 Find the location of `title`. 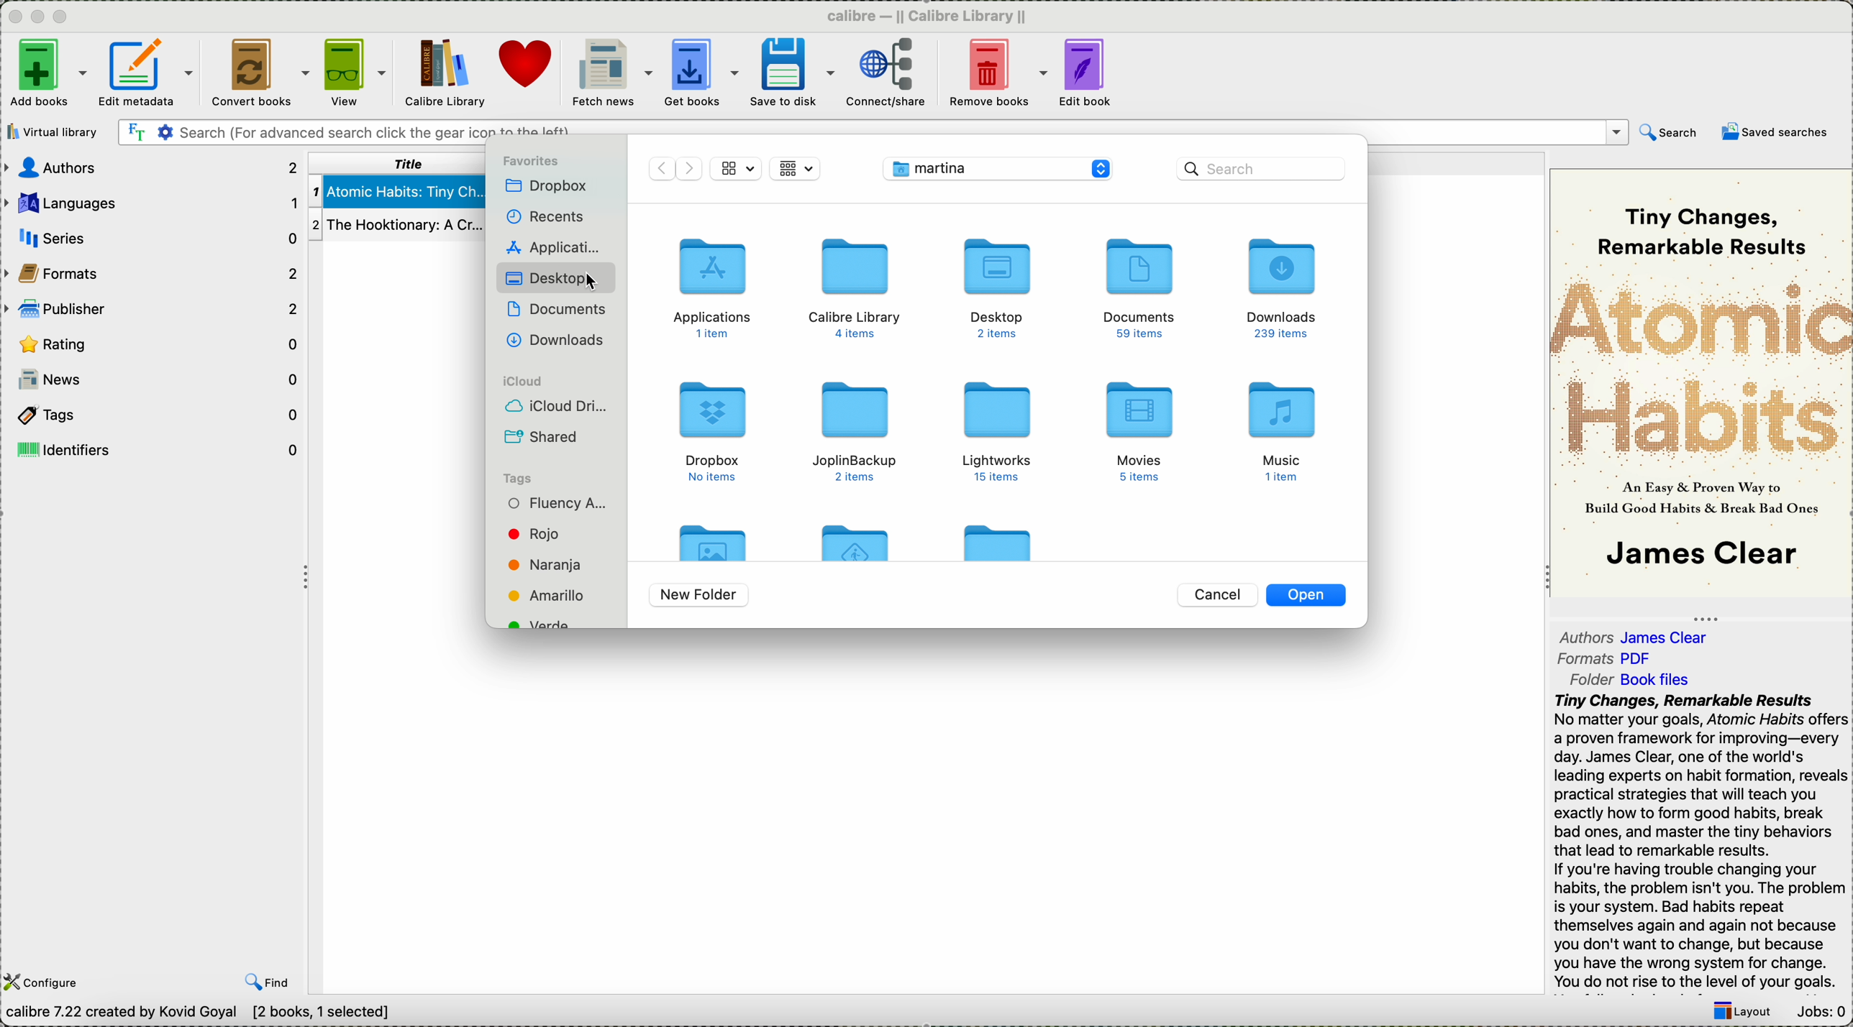

title is located at coordinates (401, 163).